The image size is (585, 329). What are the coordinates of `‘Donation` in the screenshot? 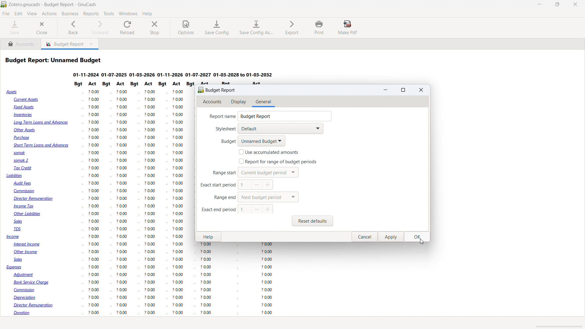 It's located at (26, 313).